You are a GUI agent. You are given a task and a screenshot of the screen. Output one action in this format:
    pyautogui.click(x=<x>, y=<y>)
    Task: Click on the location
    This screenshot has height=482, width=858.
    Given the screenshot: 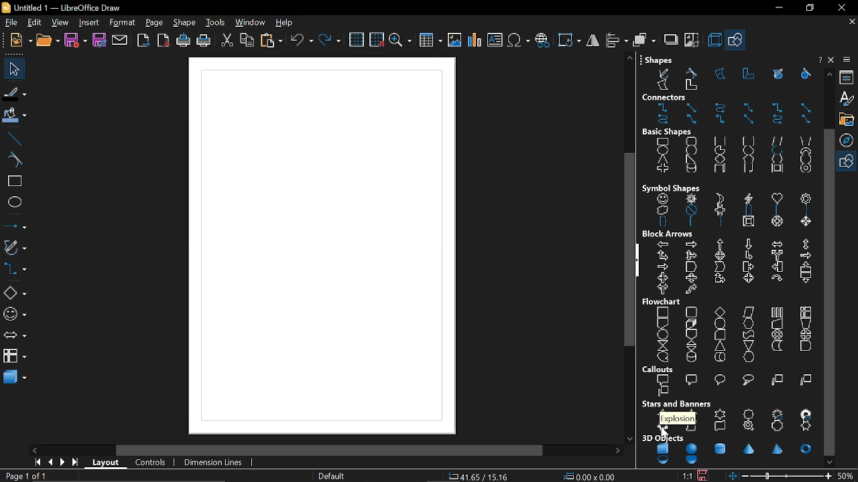 What is the action you would take?
    pyautogui.click(x=591, y=477)
    